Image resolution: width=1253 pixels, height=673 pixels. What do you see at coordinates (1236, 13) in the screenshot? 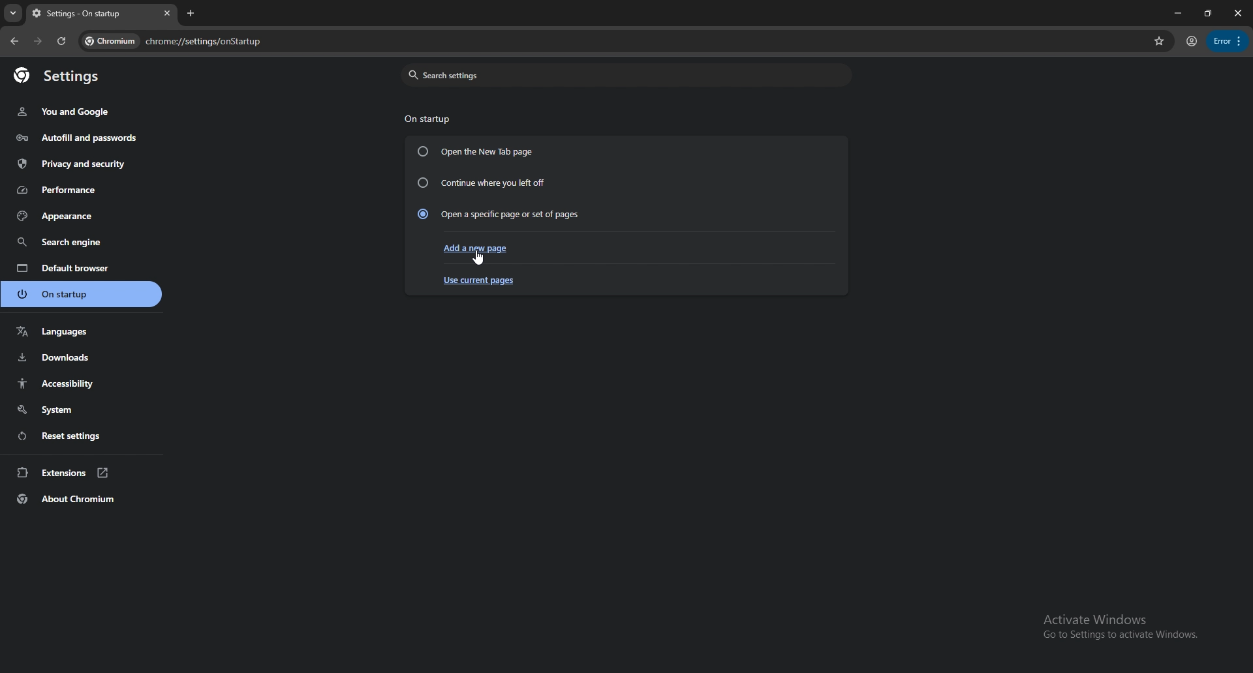
I see `close` at bounding box center [1236, 13].